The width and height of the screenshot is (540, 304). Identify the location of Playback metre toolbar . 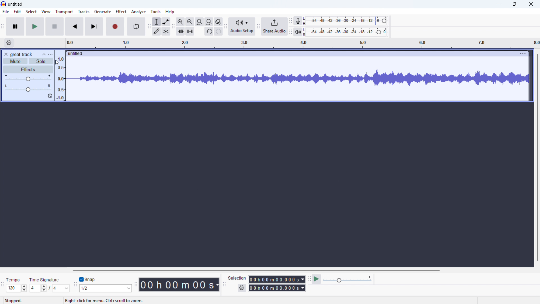
(291, 32).